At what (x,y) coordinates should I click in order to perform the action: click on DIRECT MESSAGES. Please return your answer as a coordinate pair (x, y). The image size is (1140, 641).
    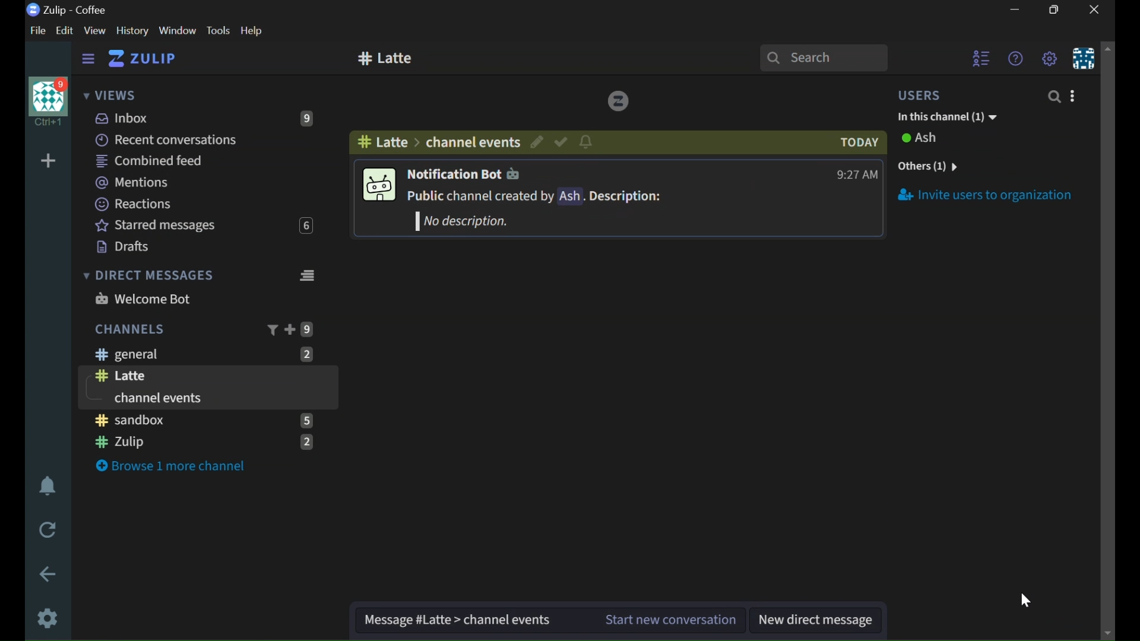
    Looking at the image, I should click on (199, 273).